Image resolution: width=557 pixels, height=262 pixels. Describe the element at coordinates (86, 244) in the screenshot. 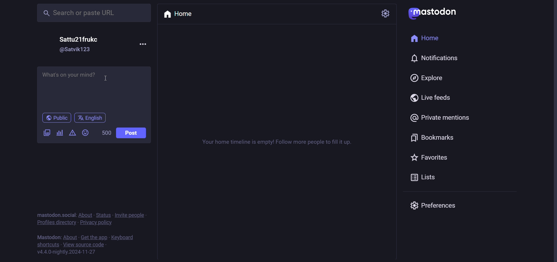

I see `View source code ` at that location.